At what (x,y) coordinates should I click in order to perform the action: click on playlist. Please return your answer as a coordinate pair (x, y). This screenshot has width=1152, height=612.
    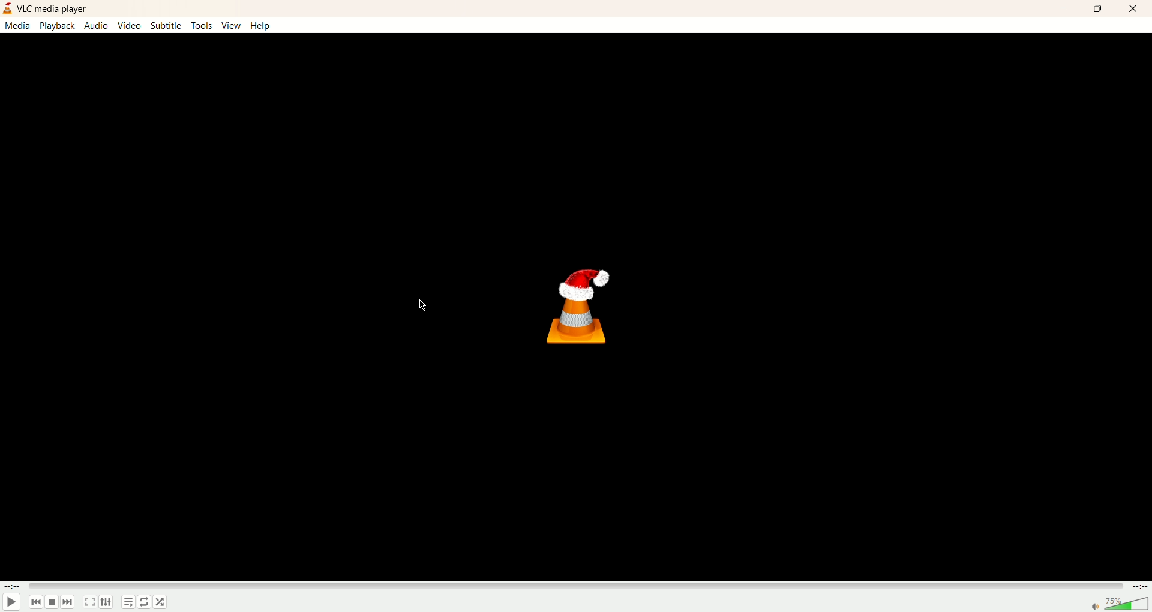
    Looking at the image, I should click on (128, 602).